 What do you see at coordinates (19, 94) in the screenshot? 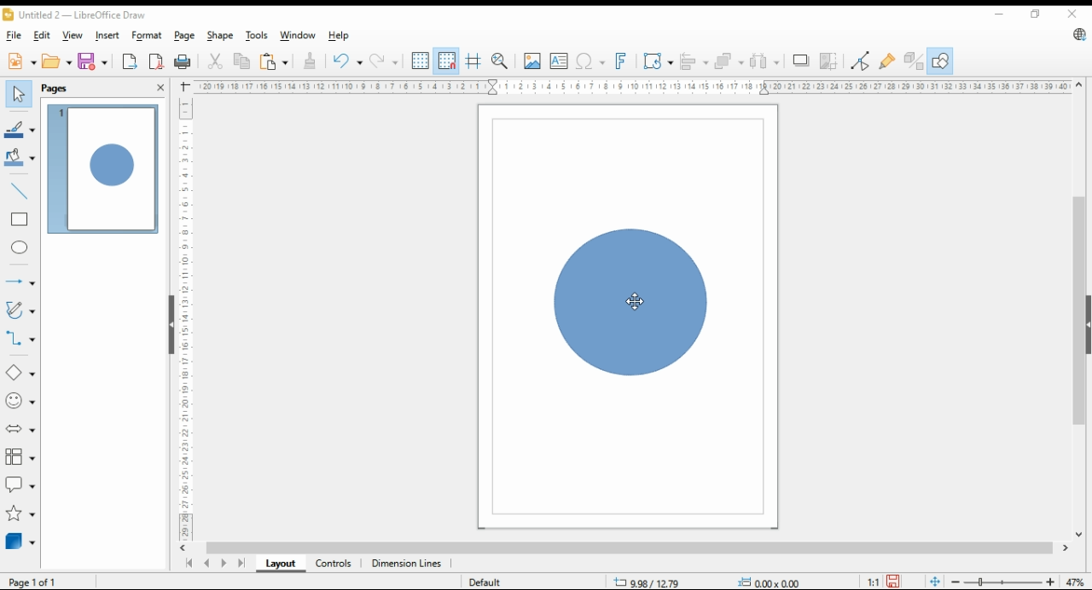
I see `select` at bounding box center [19, 94].